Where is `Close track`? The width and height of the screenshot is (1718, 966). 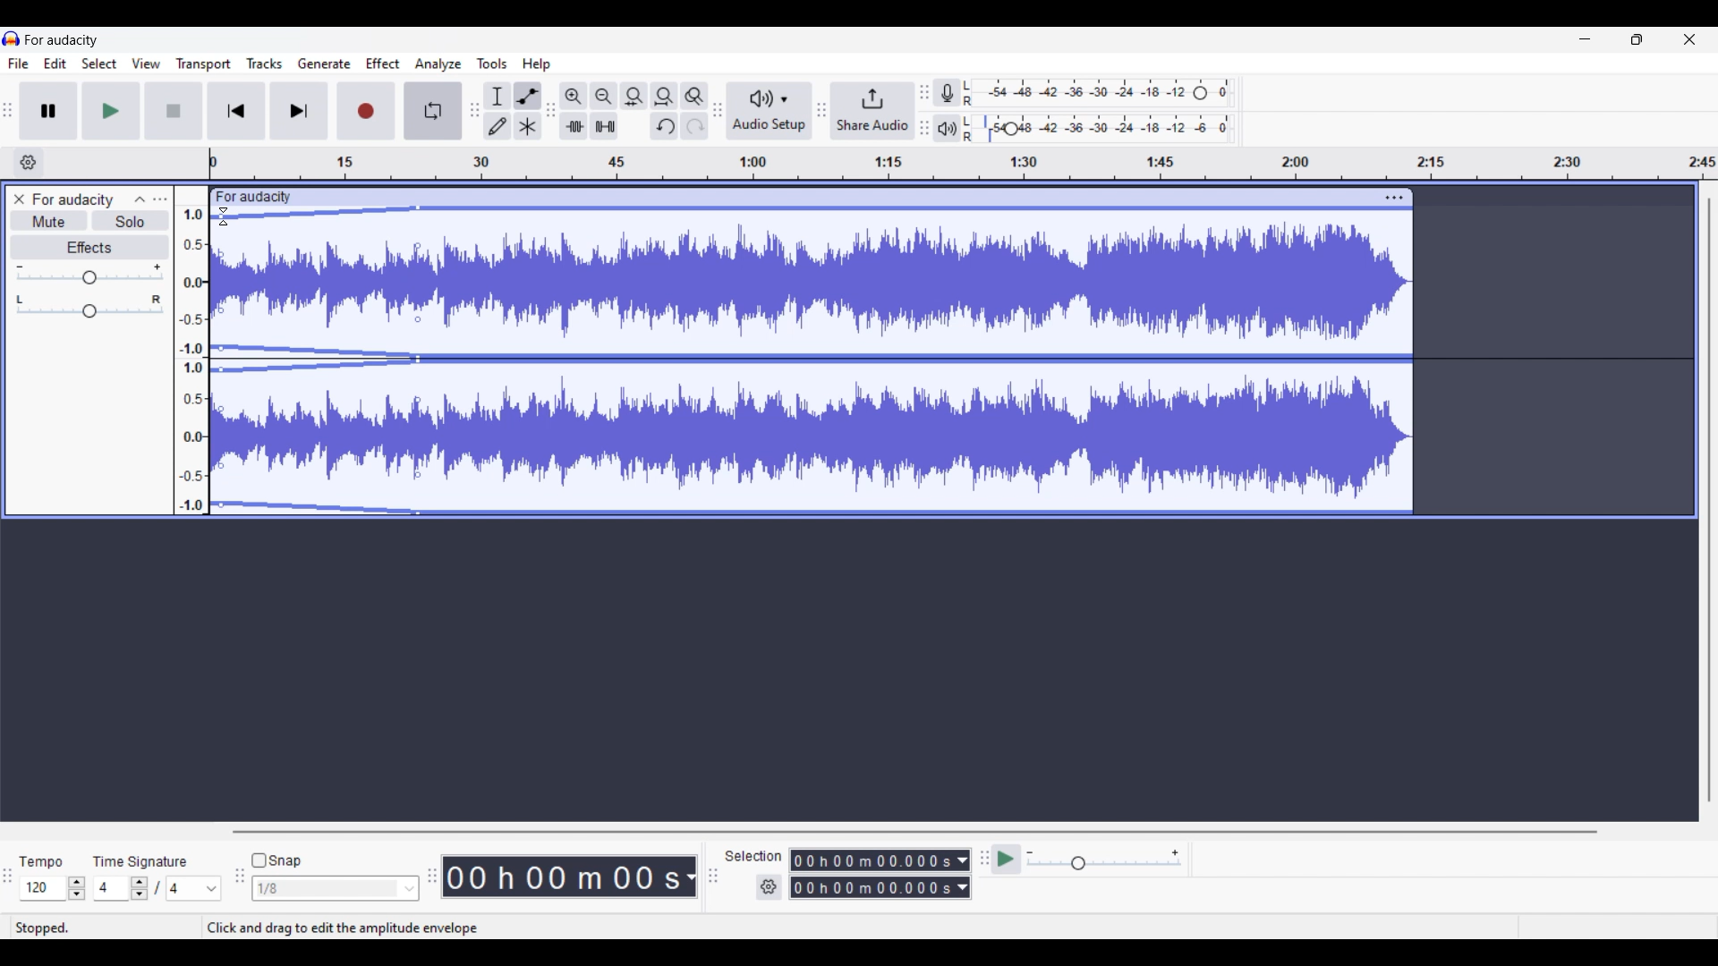 Close track is located at coordinates (20, 199).